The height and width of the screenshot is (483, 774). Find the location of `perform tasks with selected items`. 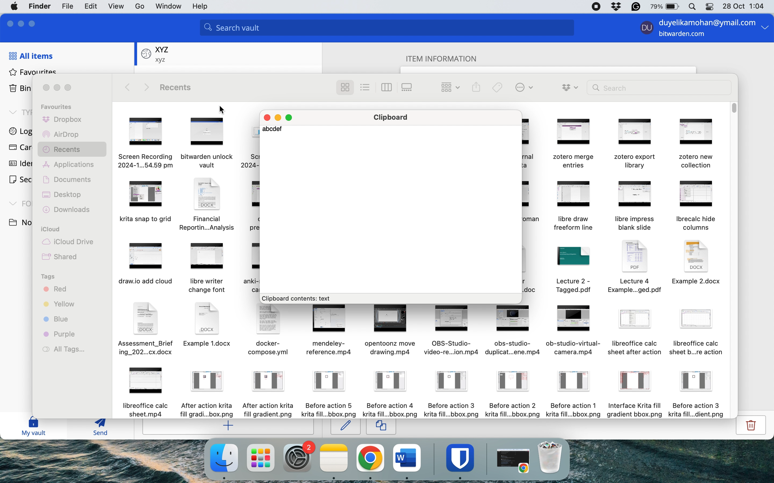

perform tasks with selected items is located at coordinates (524, 88).